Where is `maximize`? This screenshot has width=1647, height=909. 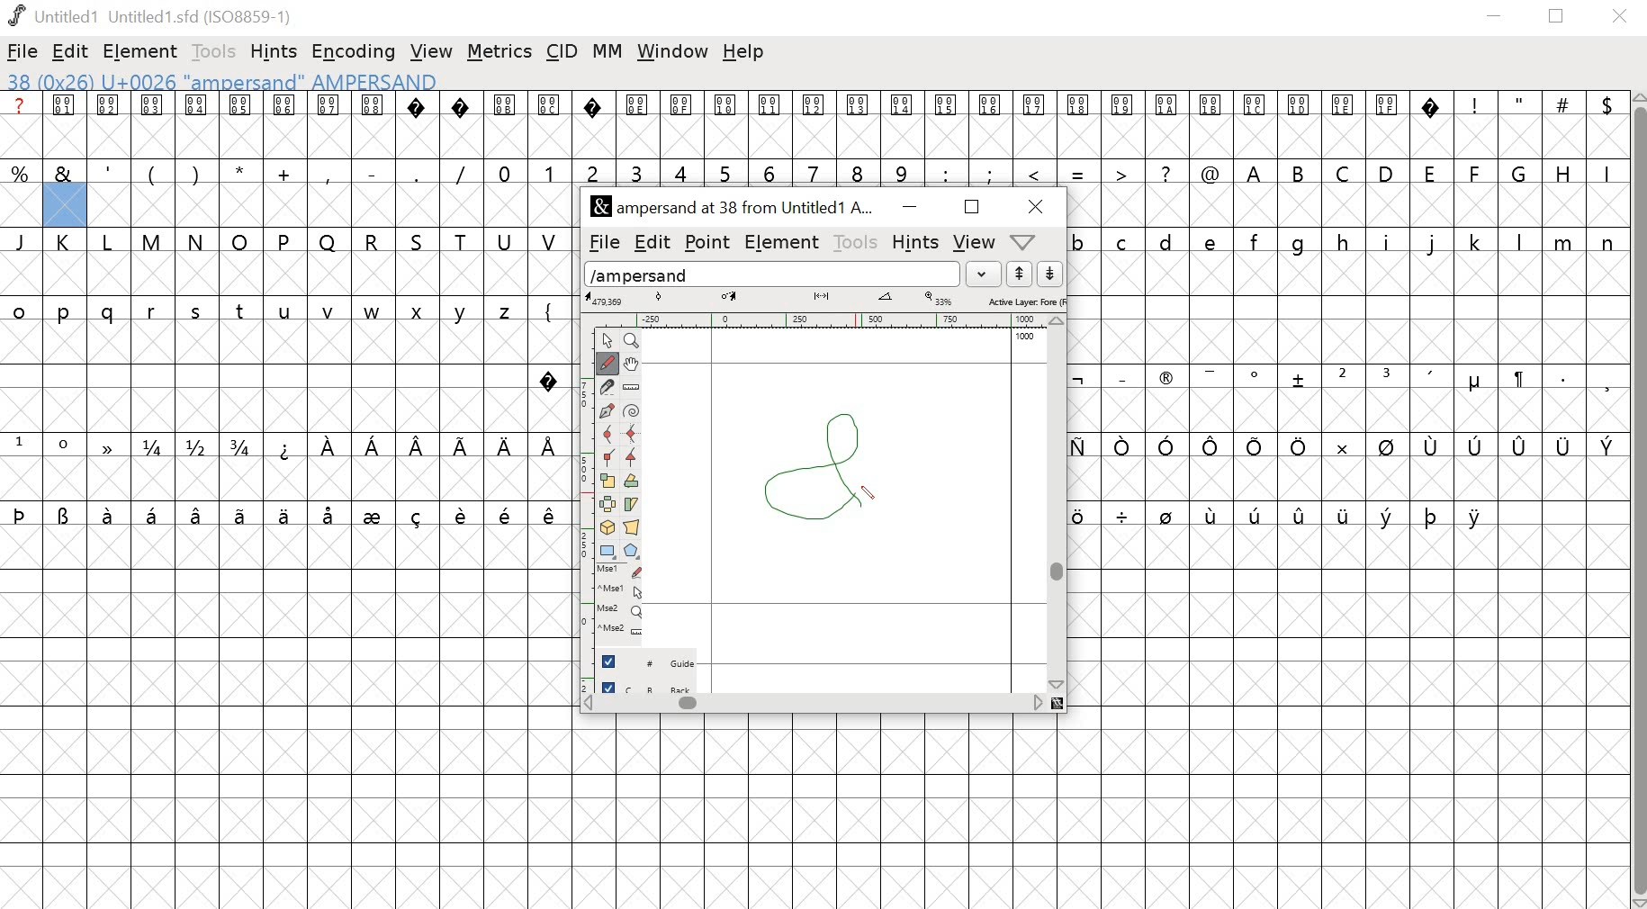 maximize is located at coordinates (1560, 17).